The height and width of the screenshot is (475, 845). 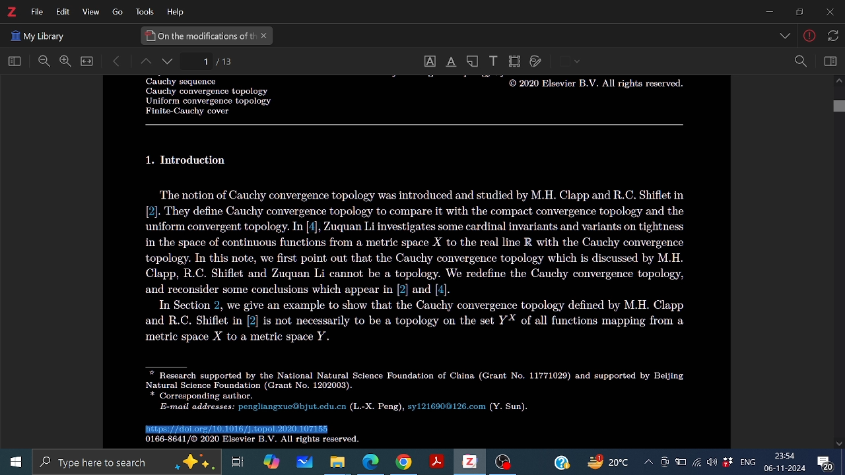 What do you see at coordinates (712, 462) in the screenshot?
I see `Speaker/Headphone` at bounding box center [712, 462].